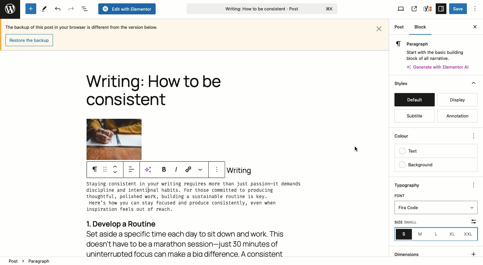 This screenshot has width=483, height=265. What do you see at coordinates (163, 169) in the screenshot?
I see `Bold` at bounding box center [163, 169].